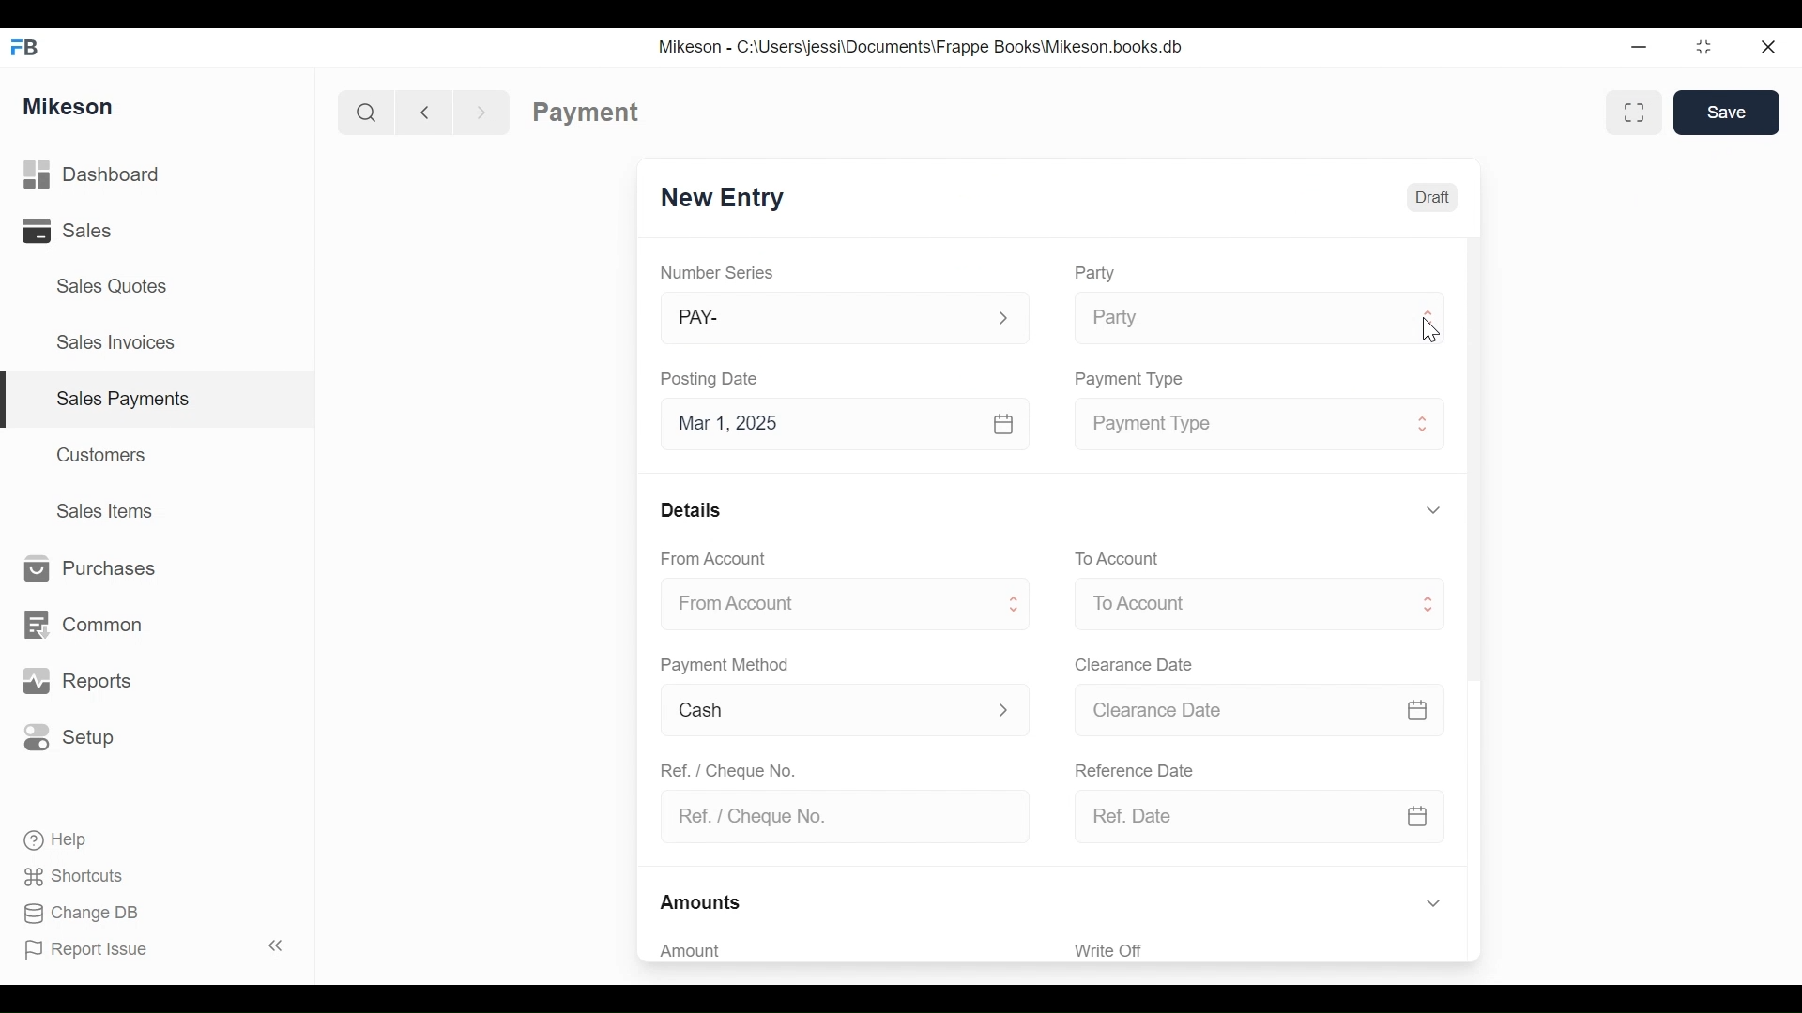  Describe the element at coordinates (360, 111) in the screenshot. I see `Search` at that location.